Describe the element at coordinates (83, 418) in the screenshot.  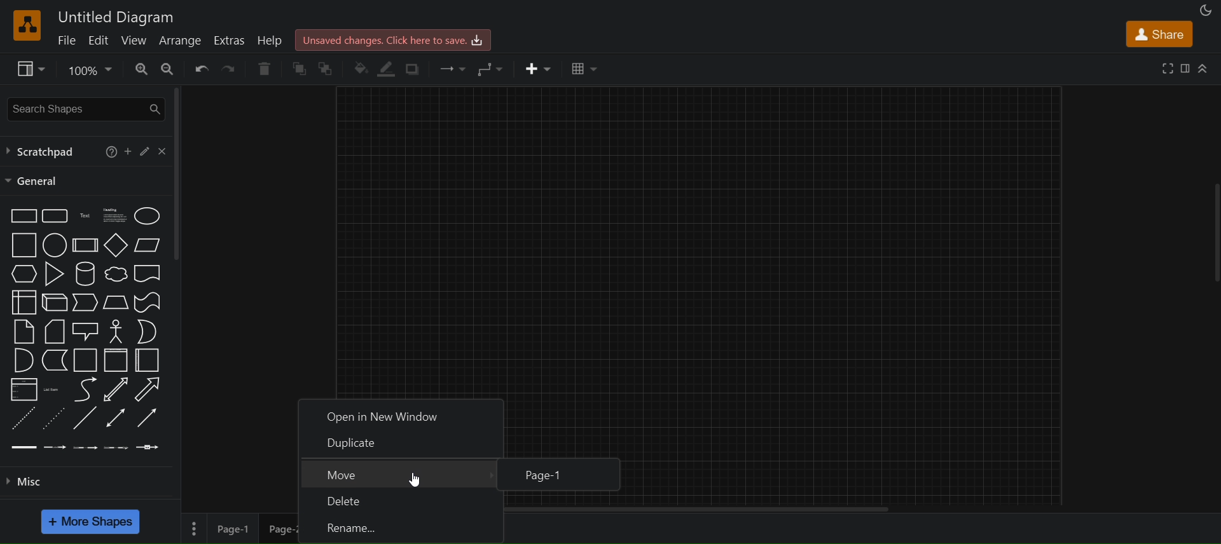
I see `line` at that location.